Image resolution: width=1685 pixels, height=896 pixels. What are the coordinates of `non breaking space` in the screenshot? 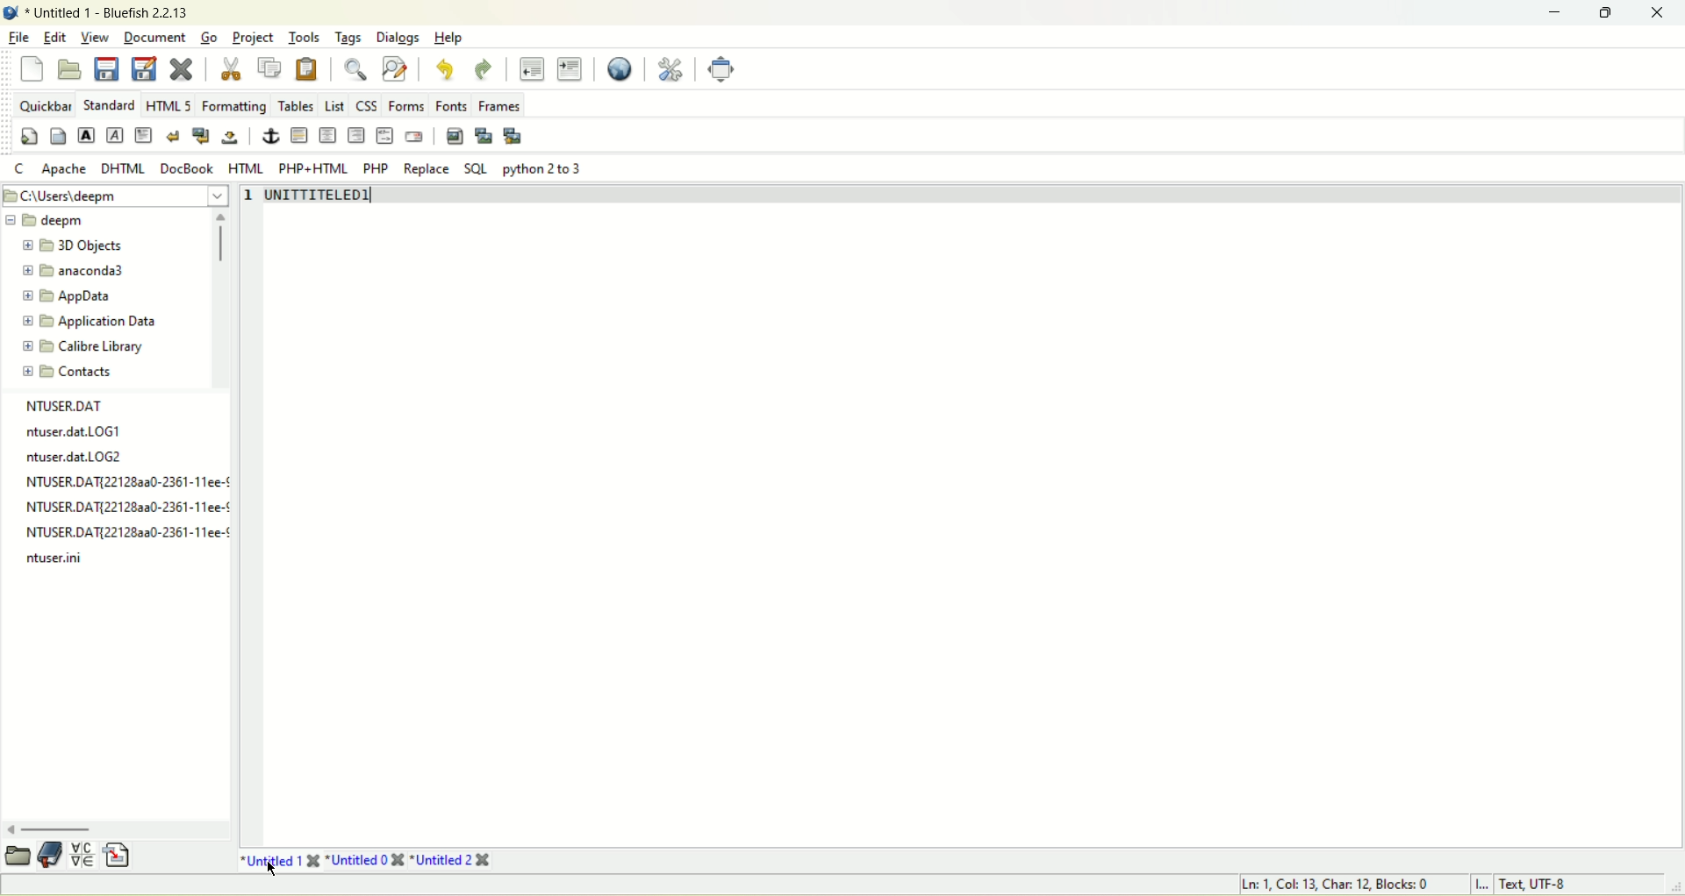 It's located at (236, 136).